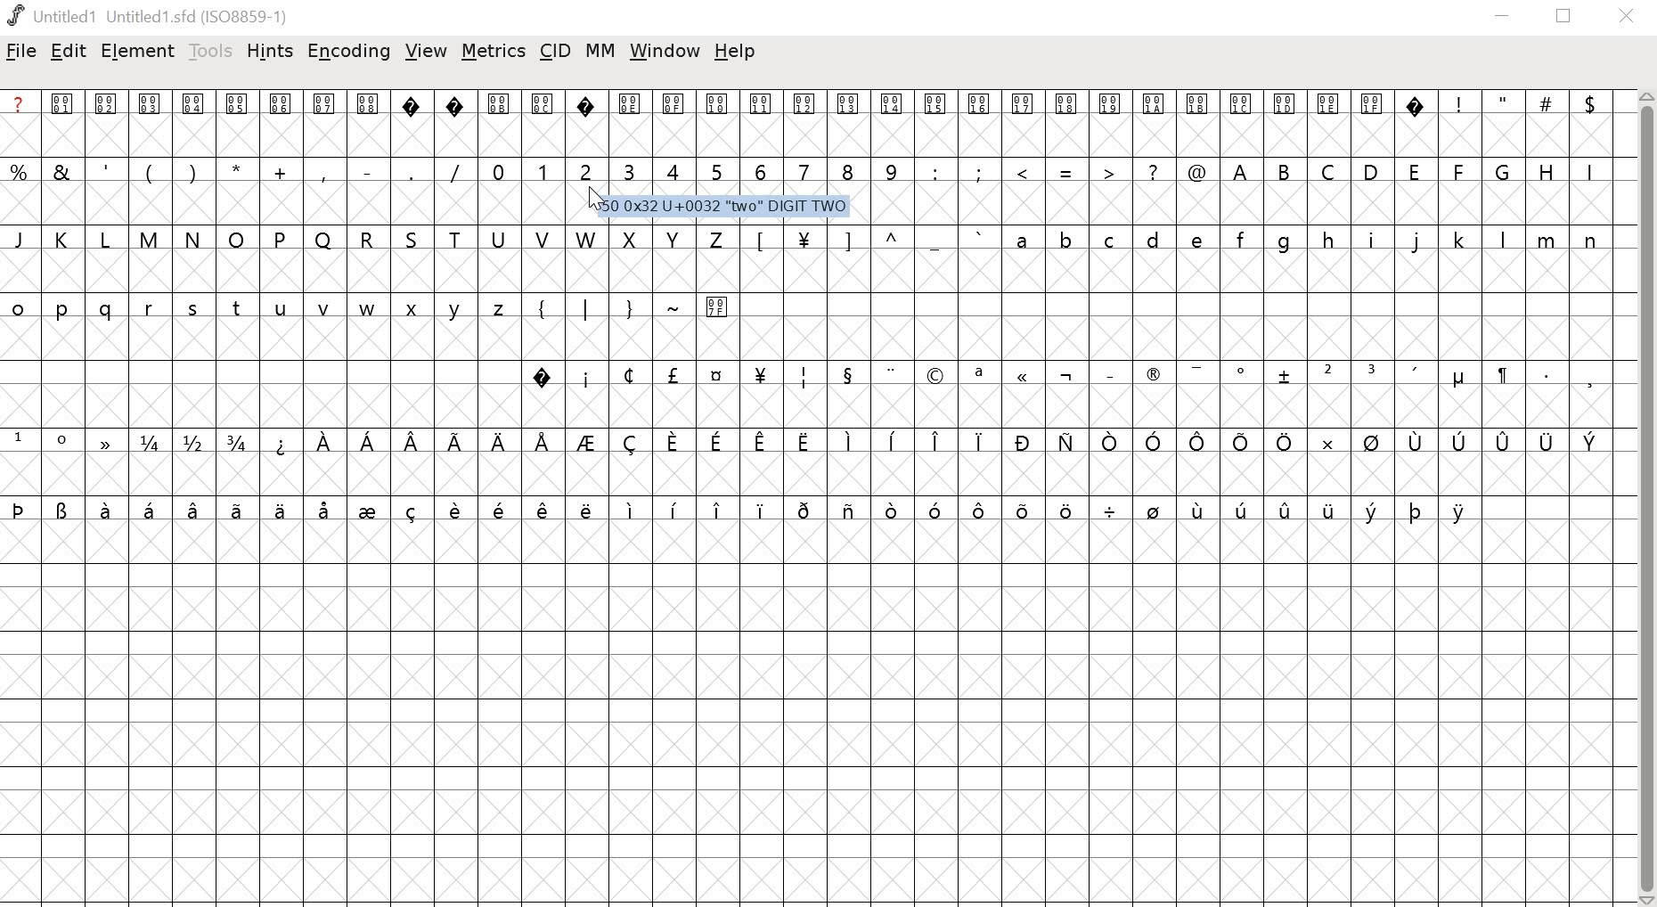 Image resolution: width=1657 pixels, height=907 pixels. Describe the element at coordinates (1645, 499) in the screenshot. I see `scrollbar` at that location.